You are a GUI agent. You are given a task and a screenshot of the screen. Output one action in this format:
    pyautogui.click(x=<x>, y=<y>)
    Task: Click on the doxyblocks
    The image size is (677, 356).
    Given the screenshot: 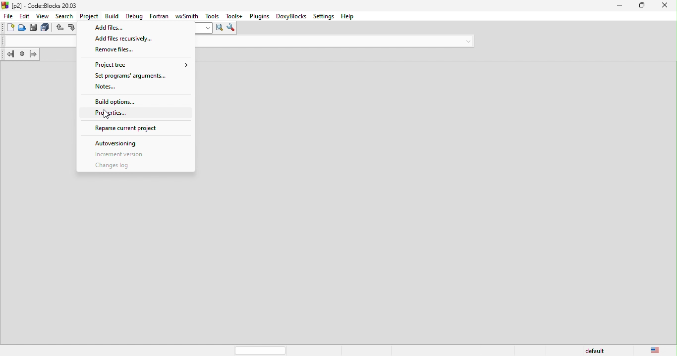 What is the action you would take?
    pyautogui.click(x=289, y=16)
    